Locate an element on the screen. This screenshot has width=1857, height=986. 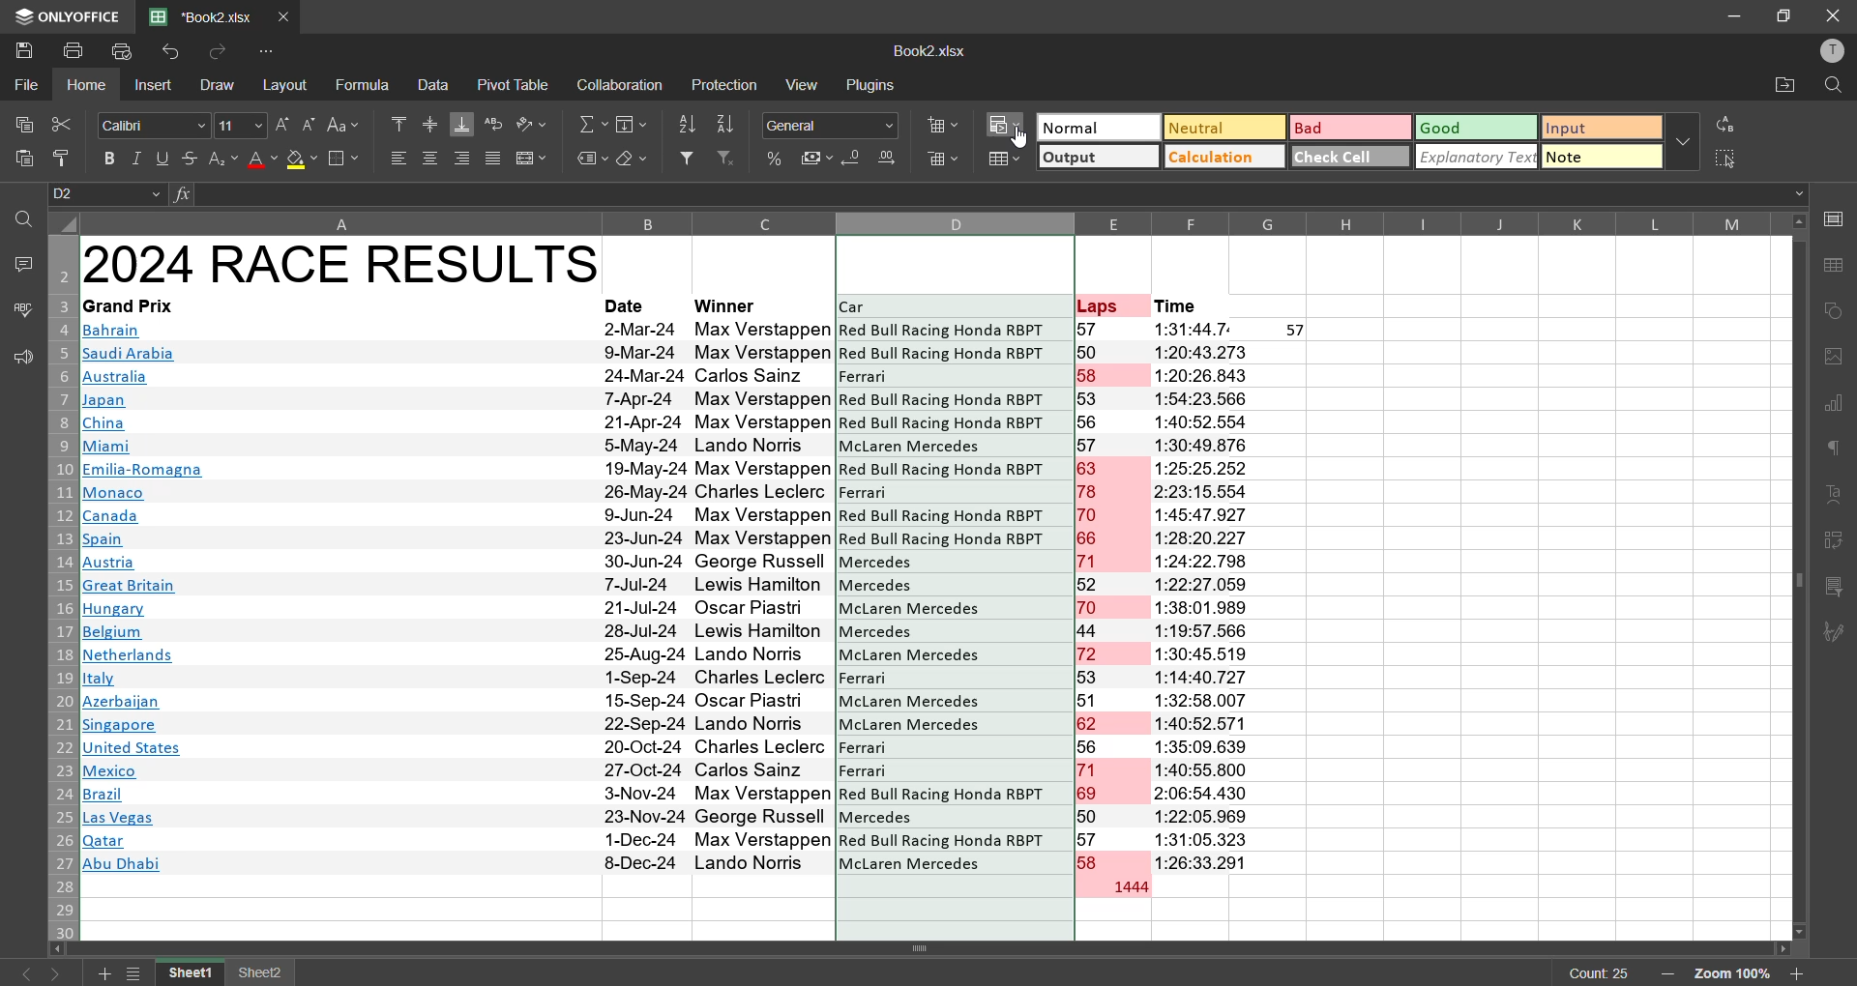
customize quick access toolbar is located at coordinates (271, 51).